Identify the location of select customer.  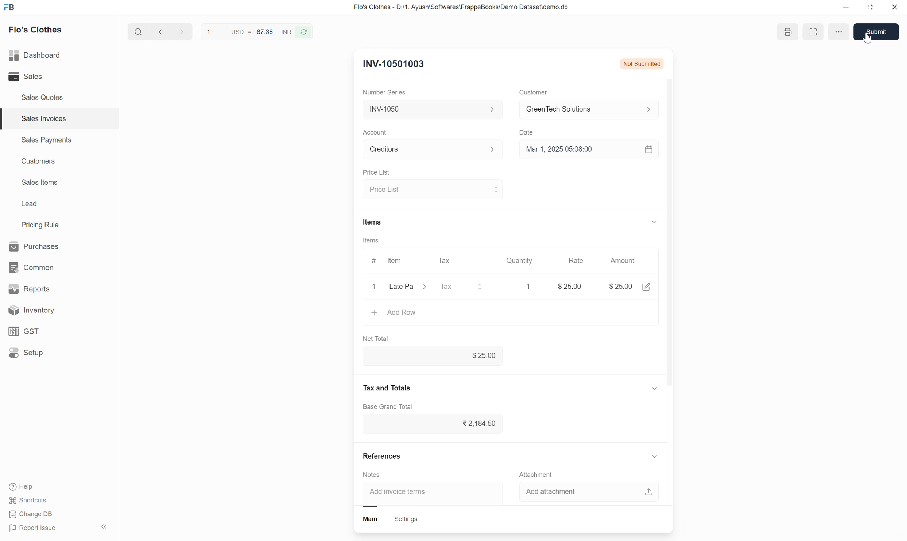
(587, 110).